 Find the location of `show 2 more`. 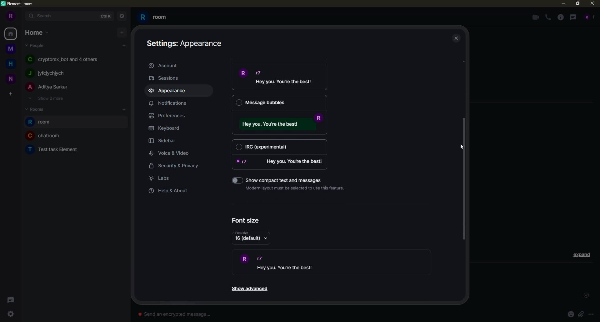

show 2 more is located at coordinates (46, 98).